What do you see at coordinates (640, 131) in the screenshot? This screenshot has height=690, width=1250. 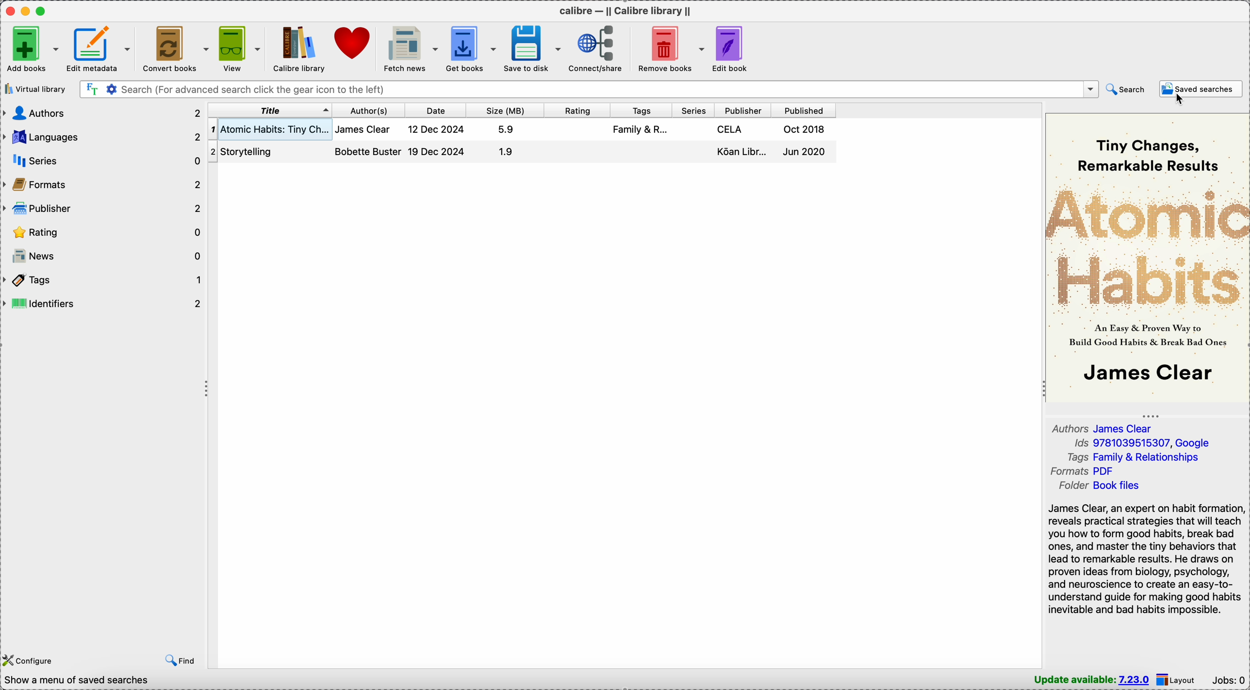 I see `ags` at bounding box center [640, 131].